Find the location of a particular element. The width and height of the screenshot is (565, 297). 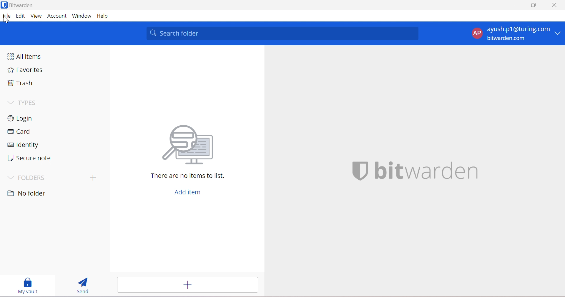

Send is located at coordinates (82, 286).